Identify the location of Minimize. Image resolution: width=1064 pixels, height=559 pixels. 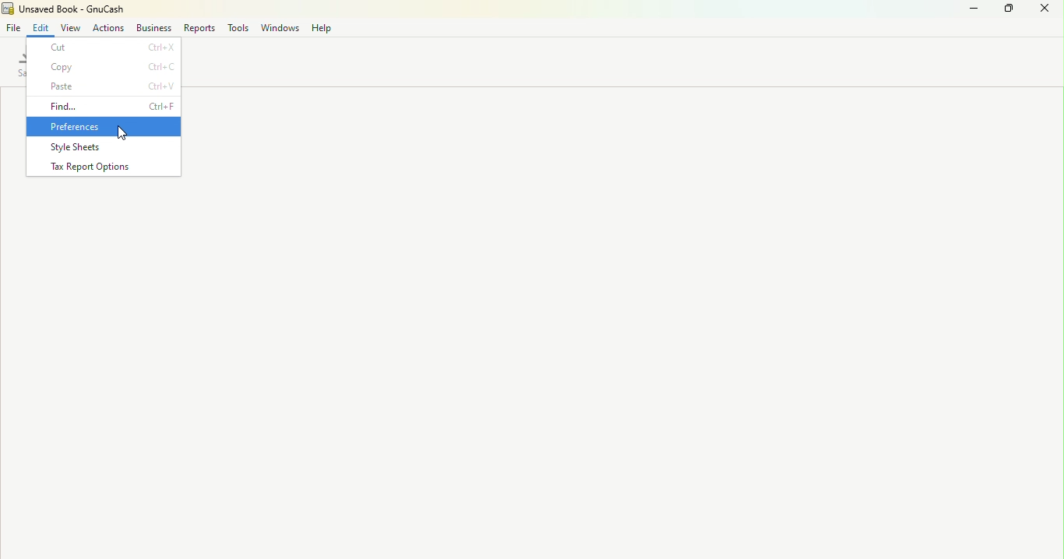
(972, 14).